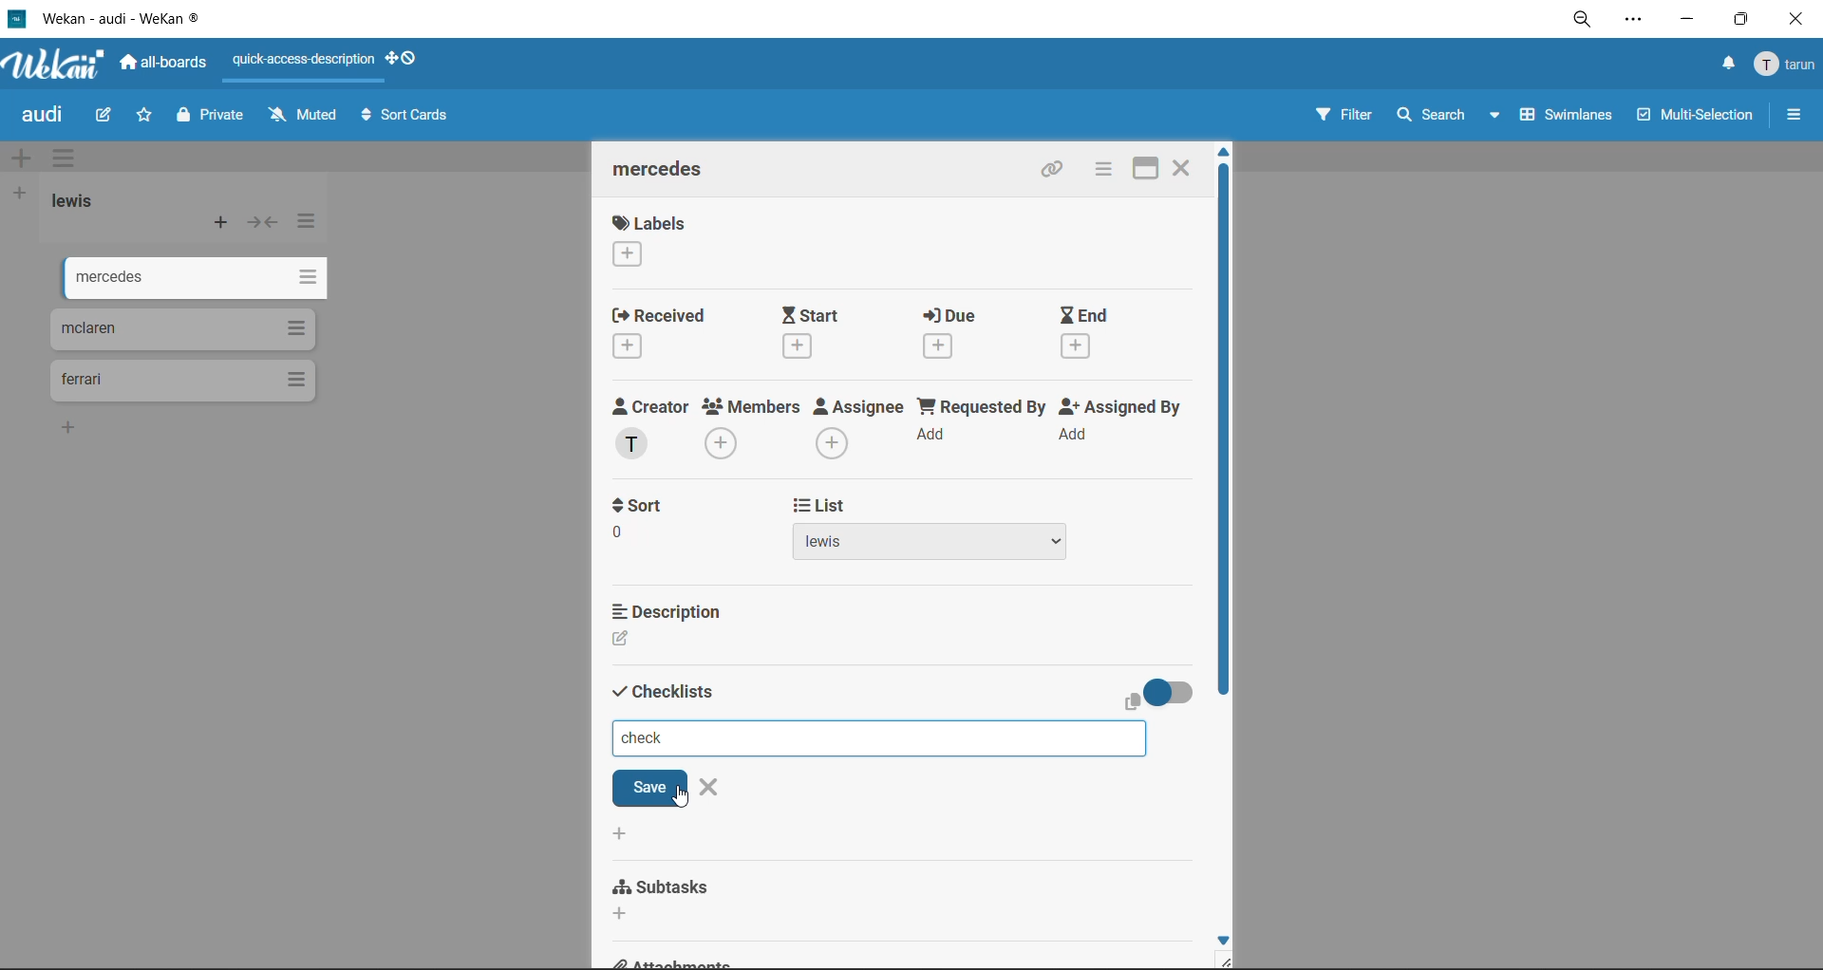 This screenshot has width=1823, height=970. What do you see at coordinates (146, 120) in the screenshot?
I see `star` at bounding box center [146, 120].